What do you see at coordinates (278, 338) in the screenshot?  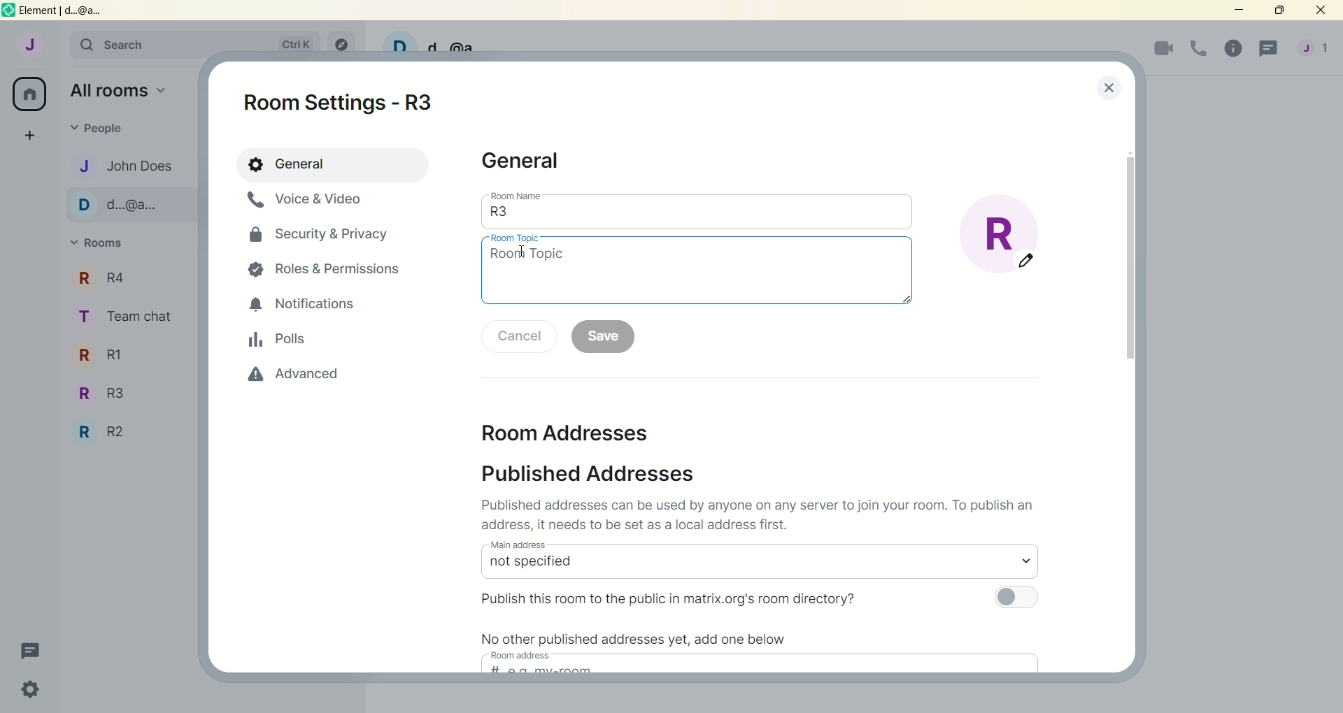 I see `polls` at bounding box center [278, 338].